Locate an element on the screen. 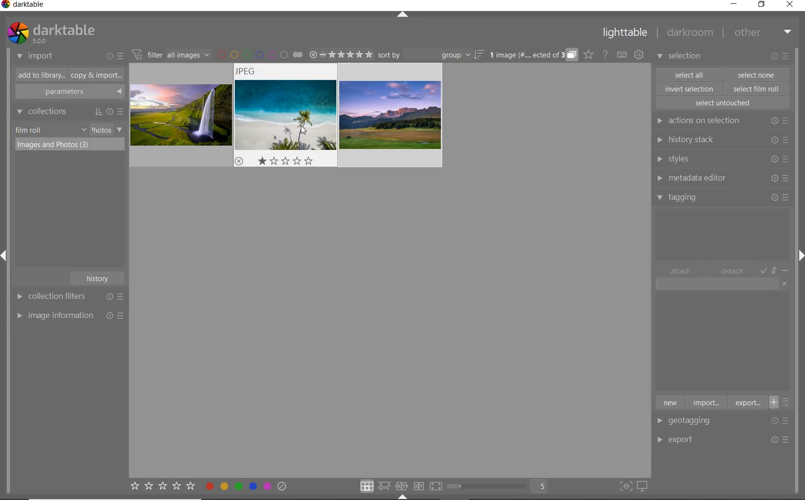 The image size is (805, 500). history is located at coordinates (99, 277).